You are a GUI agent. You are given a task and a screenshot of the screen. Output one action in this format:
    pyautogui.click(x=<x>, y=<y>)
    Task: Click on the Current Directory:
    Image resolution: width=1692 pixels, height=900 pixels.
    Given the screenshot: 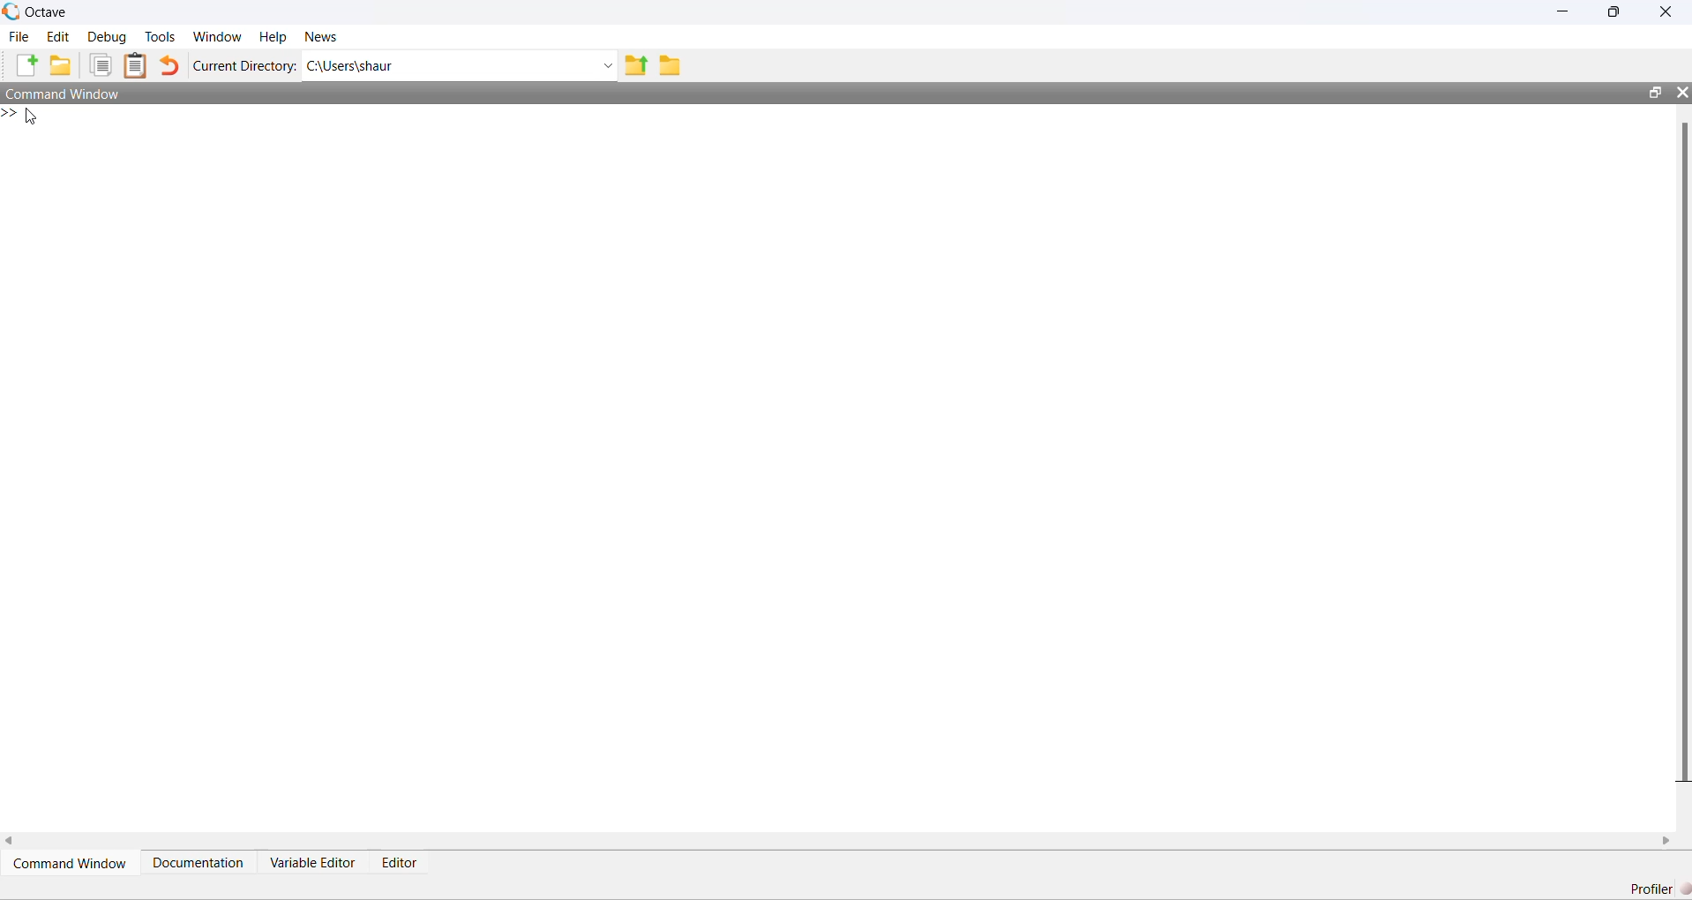 What is the action you would take?
    pyautogui.click(x=244, y=66)
    